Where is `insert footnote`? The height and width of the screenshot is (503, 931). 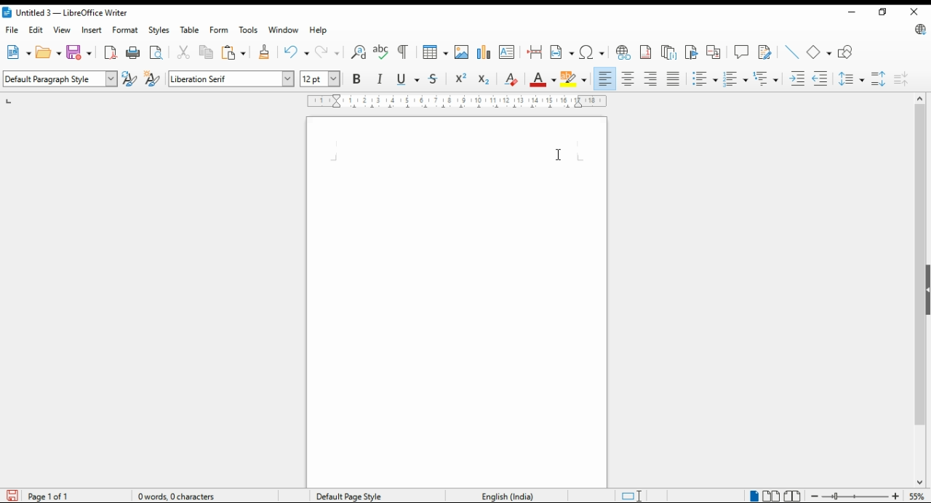
insert footnote is located at coordinates (647, 51).